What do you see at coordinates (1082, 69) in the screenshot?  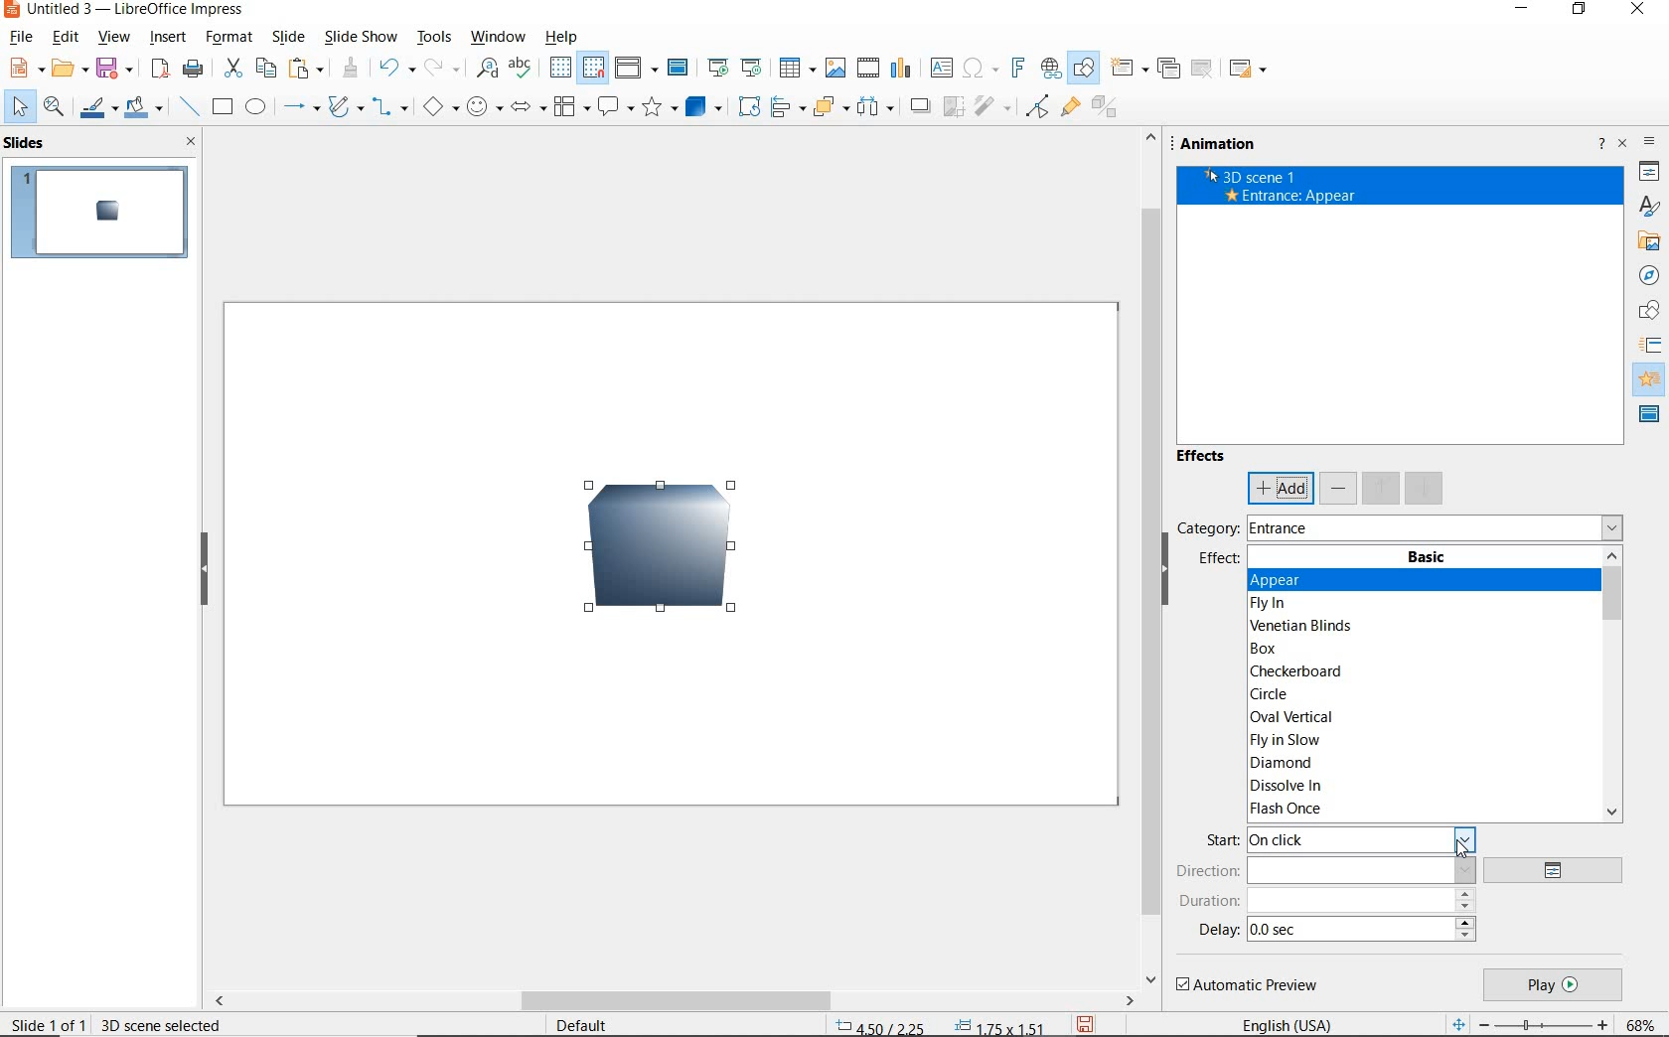 I see `show draw functions` at bounding box center [1082, 69].